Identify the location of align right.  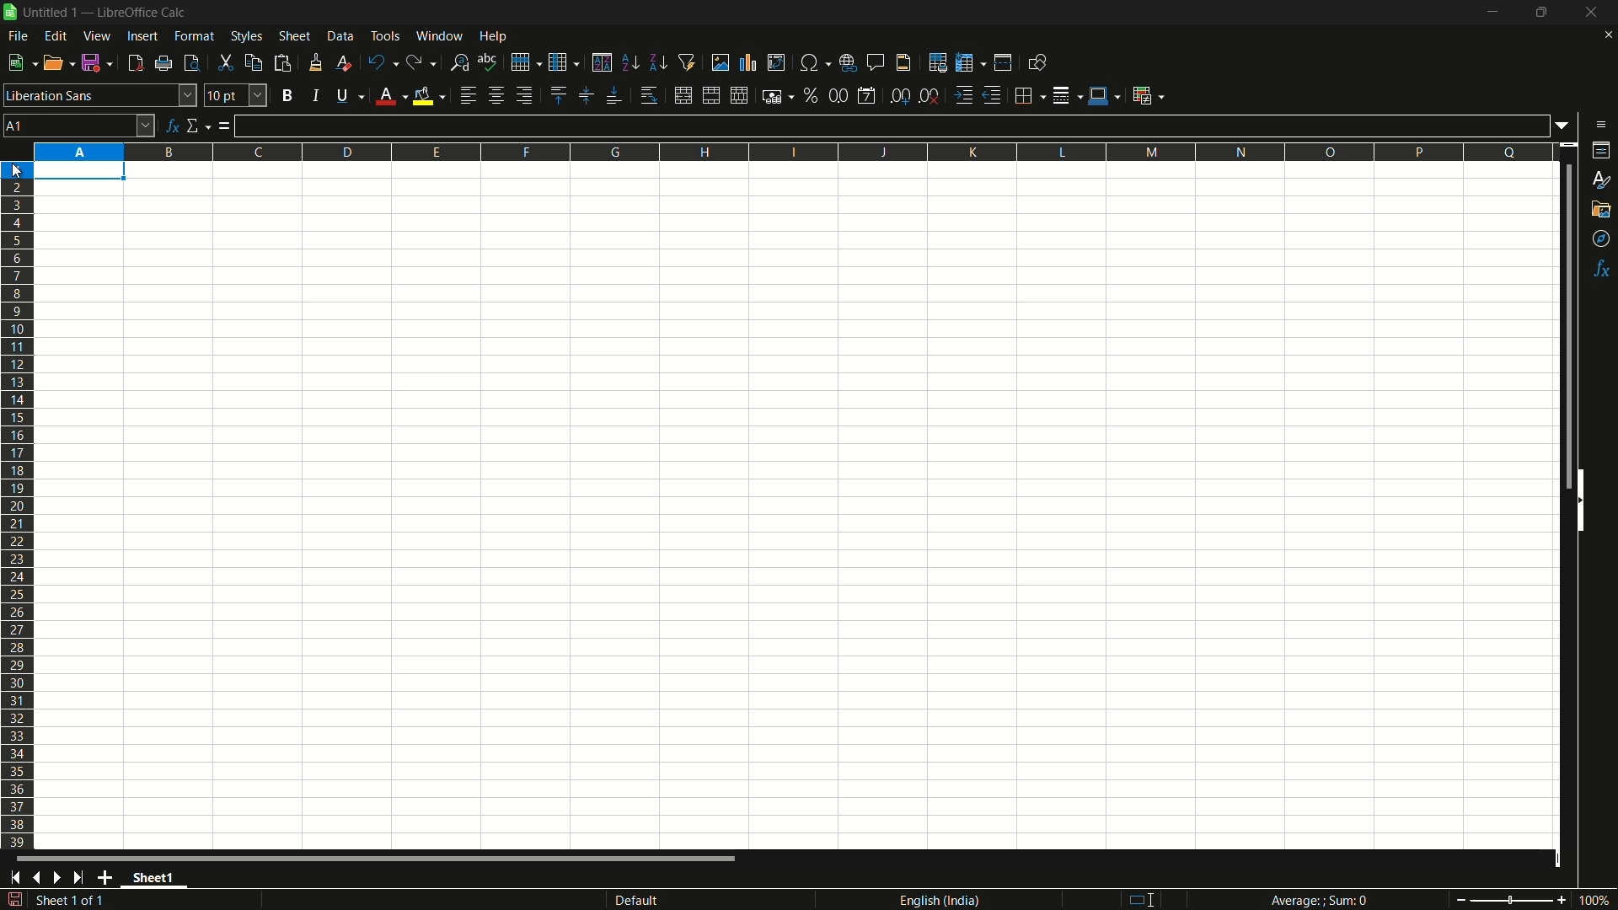
(522, 96).